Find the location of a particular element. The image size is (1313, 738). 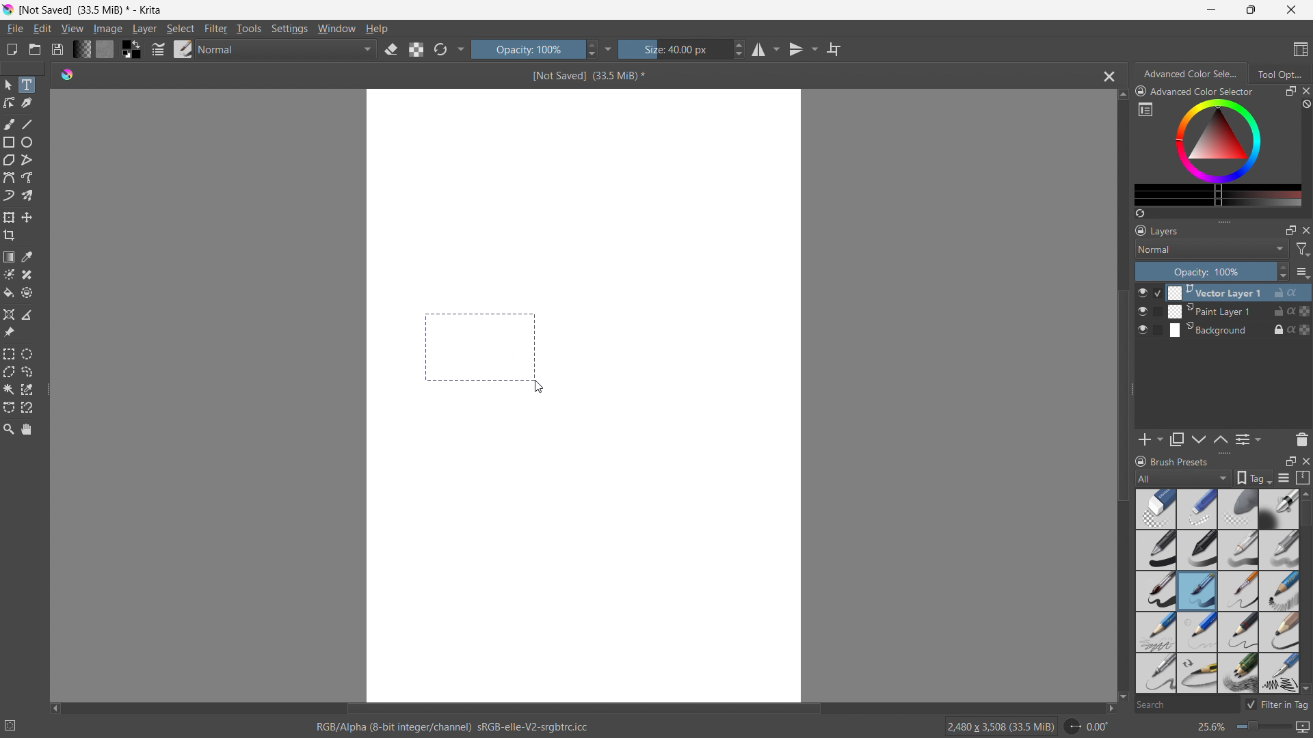

logo is located at coordinates (67, 73).